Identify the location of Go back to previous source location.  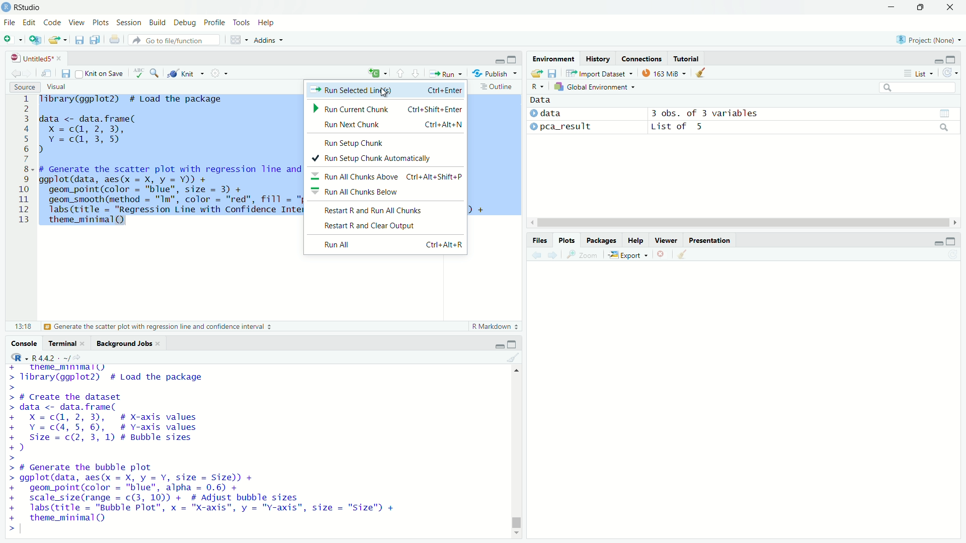
(16, 73).